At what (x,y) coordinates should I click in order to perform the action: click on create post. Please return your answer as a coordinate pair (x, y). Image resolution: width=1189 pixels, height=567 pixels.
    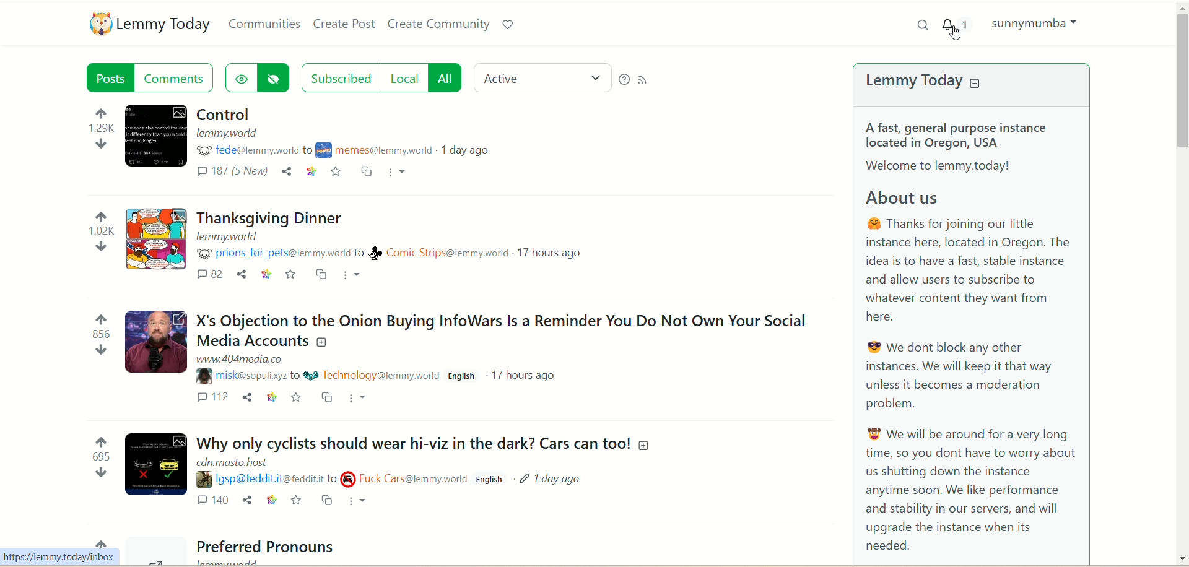
    Looking at the image, I should click on (344, 24).